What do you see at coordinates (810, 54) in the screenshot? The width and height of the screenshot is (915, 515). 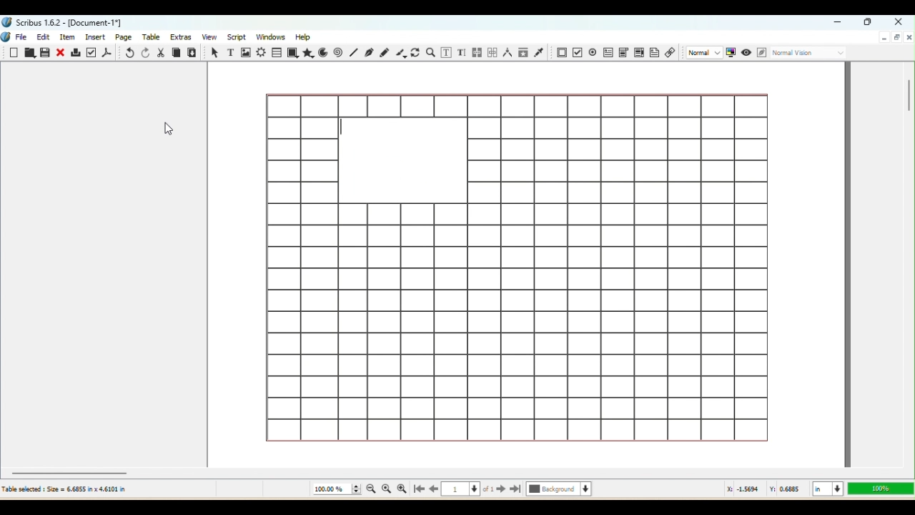 I see `Select the visual appearance of the display` at bounding box center [810, 54].